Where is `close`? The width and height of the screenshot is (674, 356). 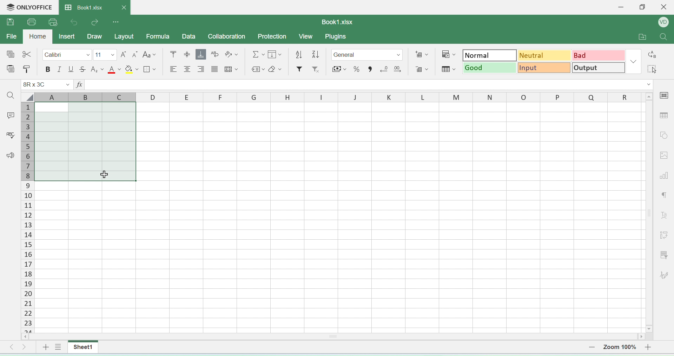 close is located at coordinates (665, 7).